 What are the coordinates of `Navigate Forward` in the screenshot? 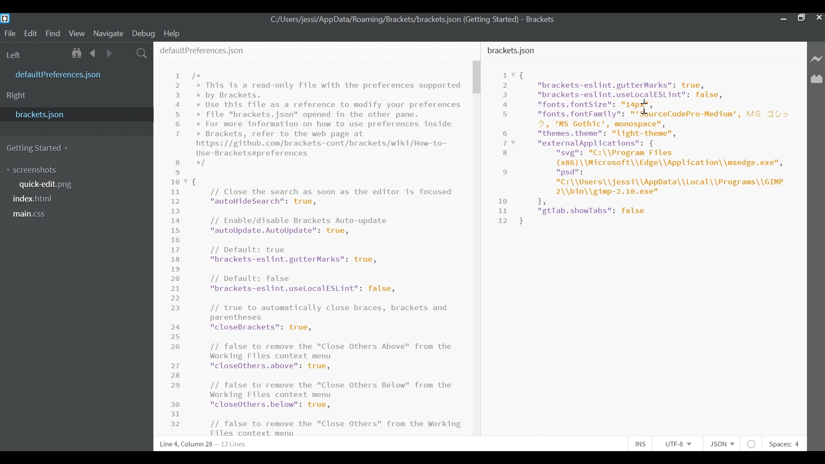 It's located at (110, 53).